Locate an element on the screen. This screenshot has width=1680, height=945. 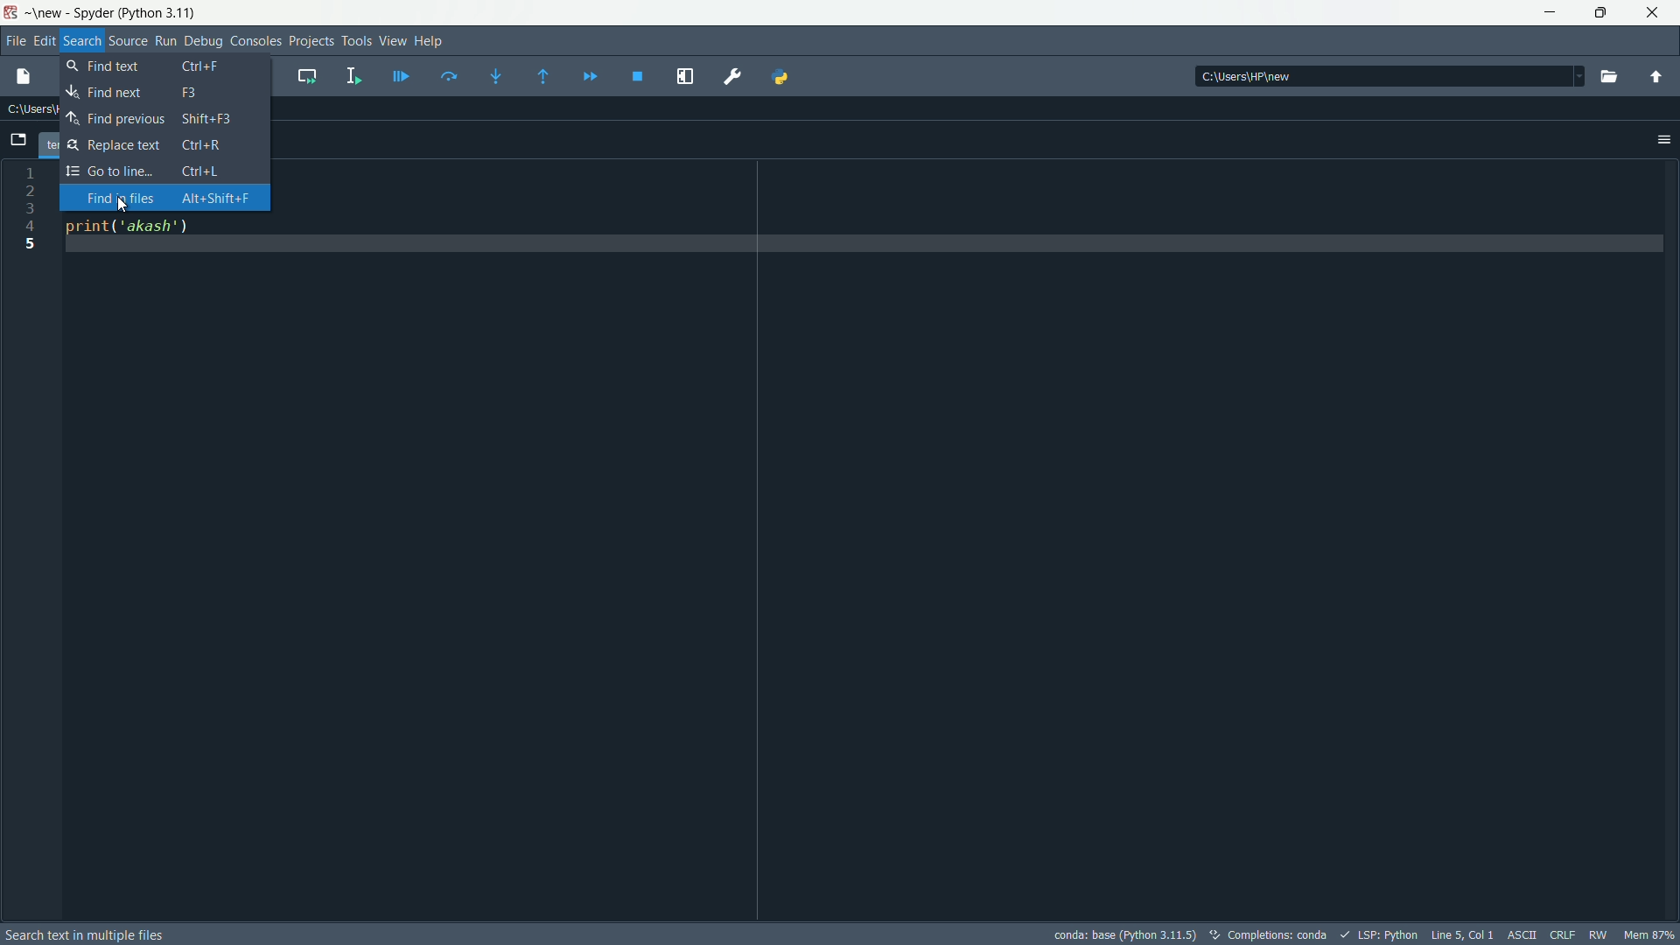
help menu is located at coordinates (430, 41).